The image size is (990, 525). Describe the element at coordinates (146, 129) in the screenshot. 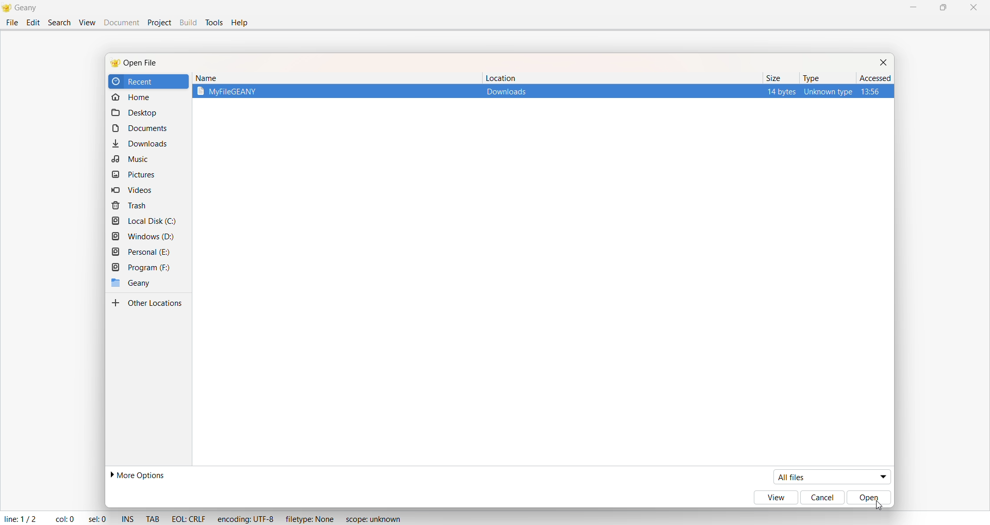

I see `document` at that location.